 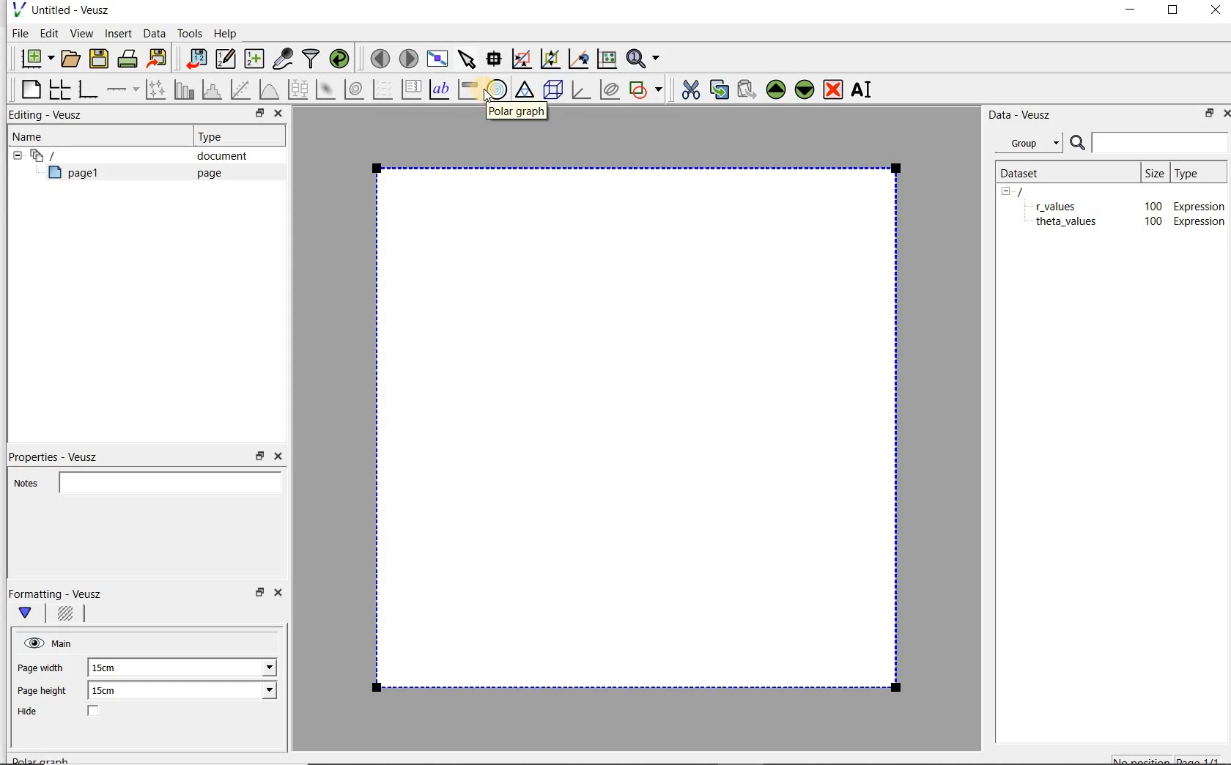 What do you see at coordinates (355, 89) in the screenshot?
I see `plot a 2d dataset as contours` at bounding box center [355, 89].